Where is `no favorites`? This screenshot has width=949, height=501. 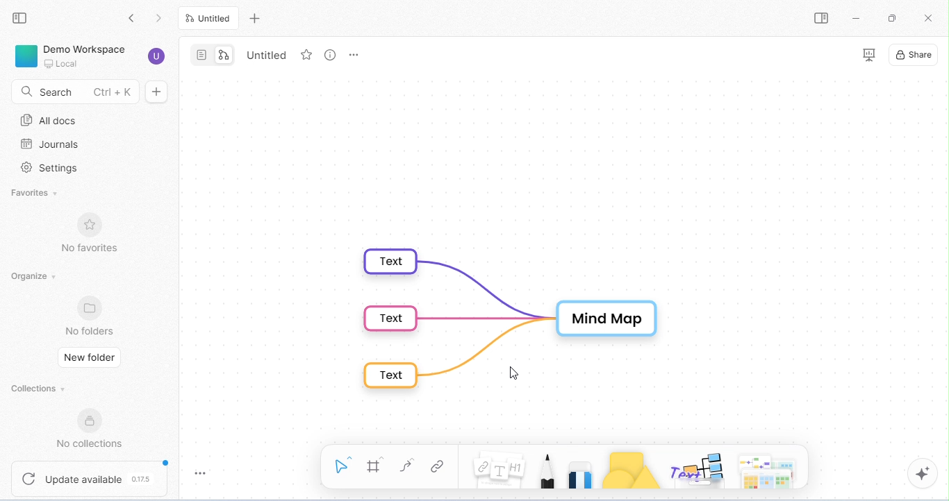 no favorites is located at coordinates (92, 233).